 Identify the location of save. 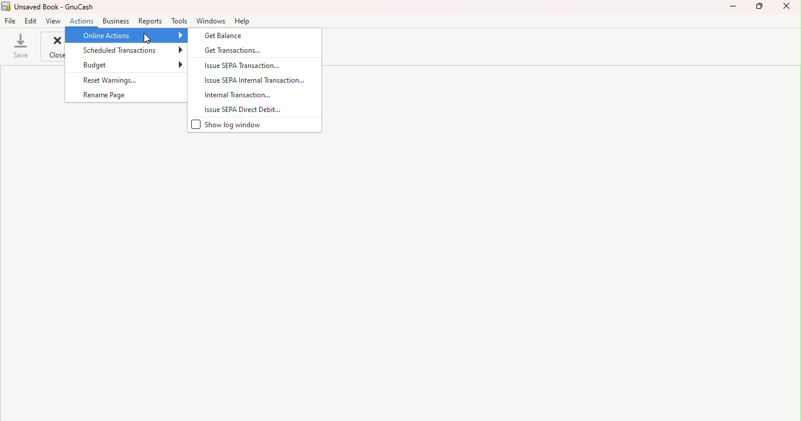
(21, 46).